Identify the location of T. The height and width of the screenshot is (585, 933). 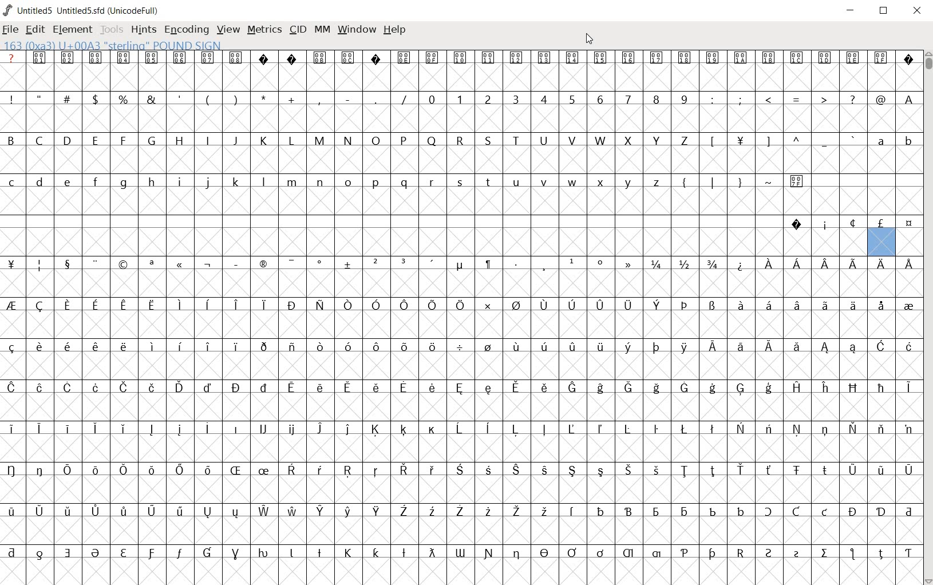
(516, 140).